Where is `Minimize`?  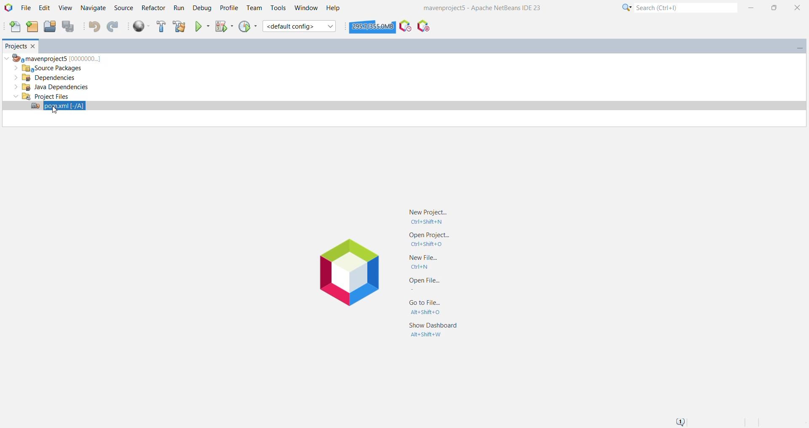
Minimize is located at coordinates (751, 6).